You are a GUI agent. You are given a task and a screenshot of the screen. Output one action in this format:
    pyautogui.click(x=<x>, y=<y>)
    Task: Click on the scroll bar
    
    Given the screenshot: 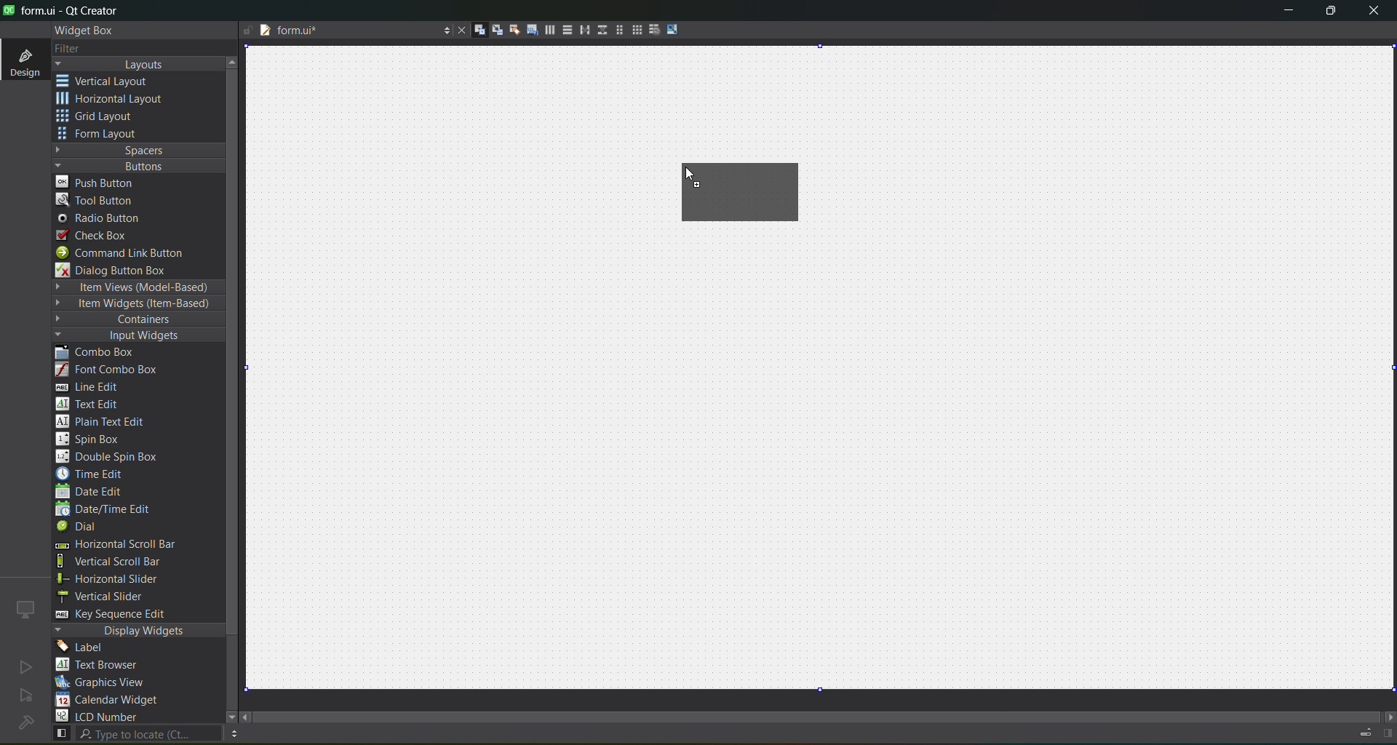 What is the action you would take?
    pyautogui.click(x=828, y=713)
    